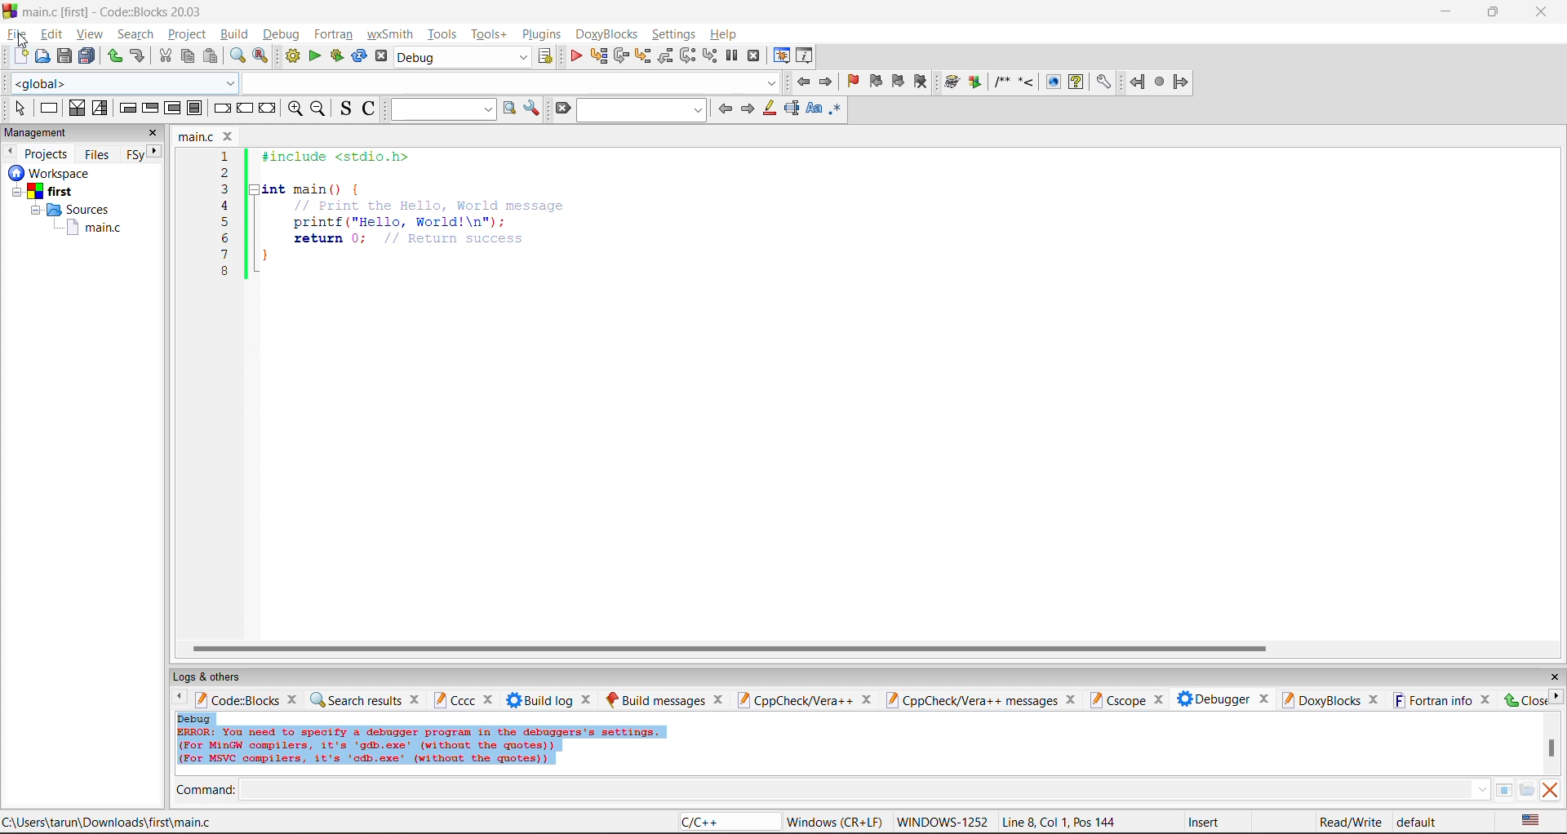  What do you see at coordinates (220, 108) in the screenshot?
I see `break instruction` at bounding box center [220, 108].